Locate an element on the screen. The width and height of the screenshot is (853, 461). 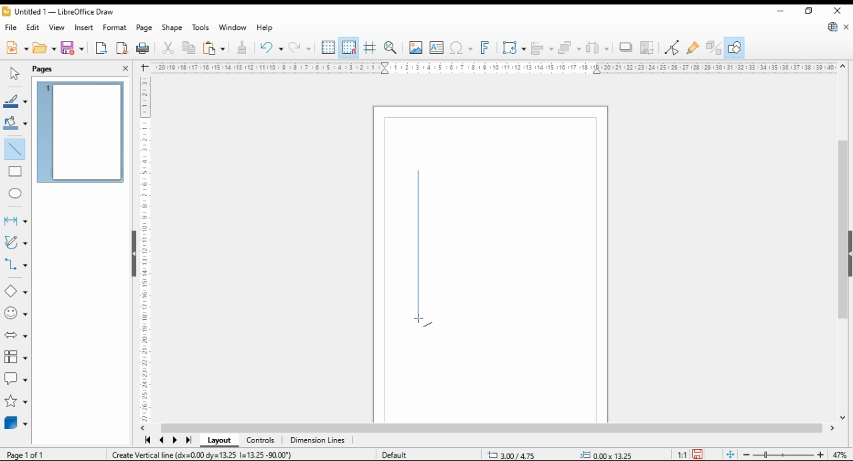
page is located at coordinates (144, 28).